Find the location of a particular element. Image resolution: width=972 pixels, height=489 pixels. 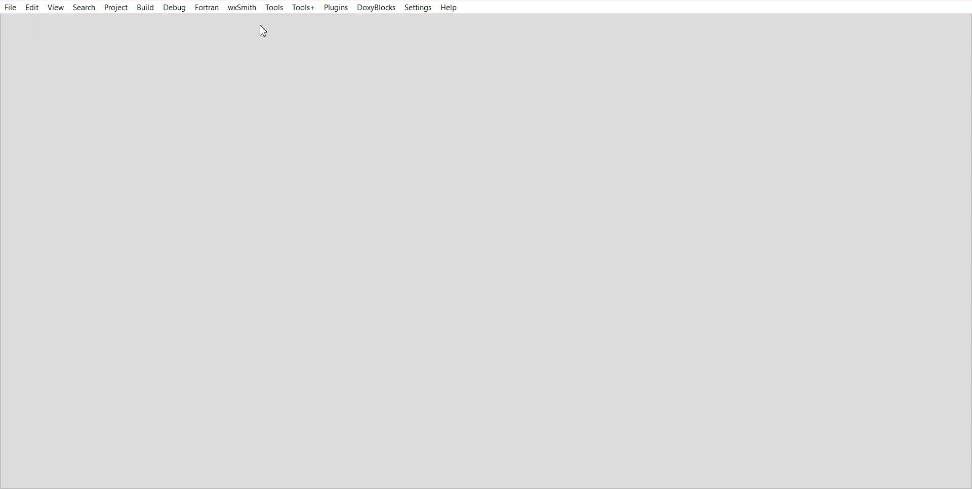

Tools+ is located at coordinates (303, 8).